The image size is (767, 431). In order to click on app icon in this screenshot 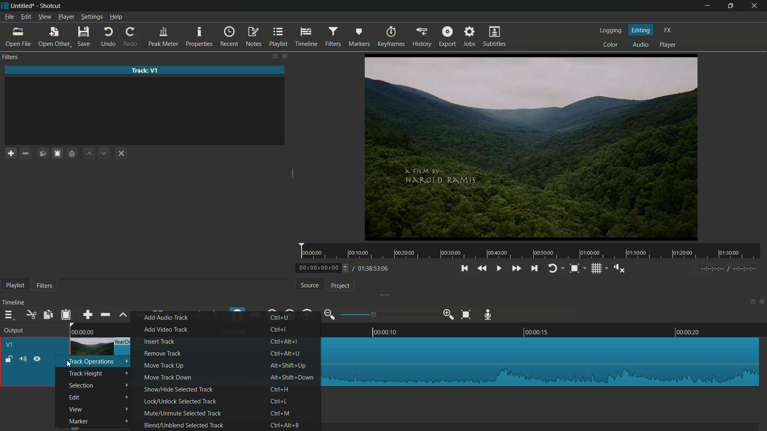, I will do `click(5, 5)`.